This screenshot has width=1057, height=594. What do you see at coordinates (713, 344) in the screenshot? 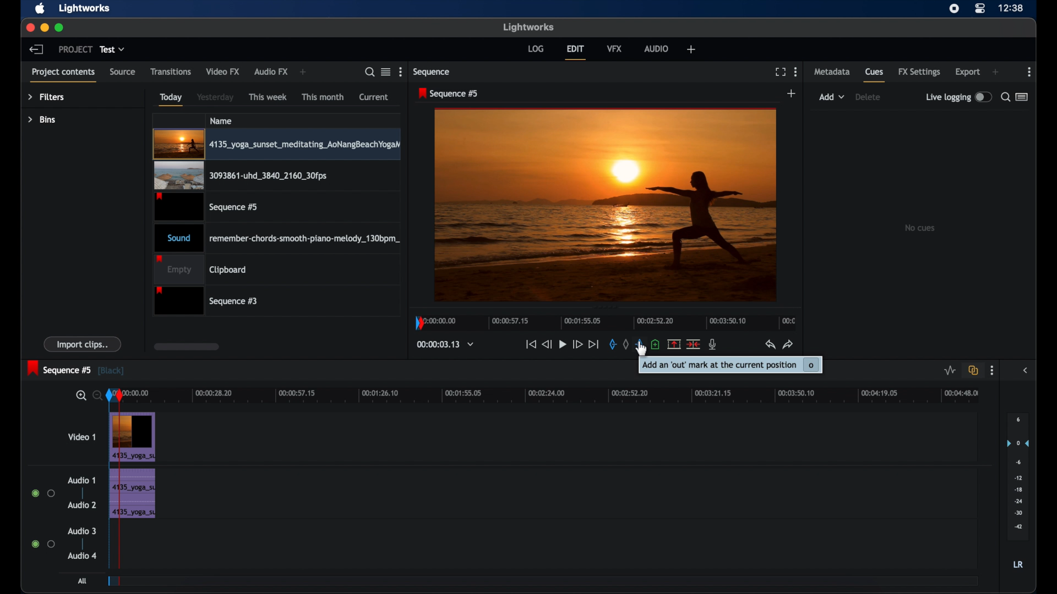
I see `mic` at bounding box center [713, 344].